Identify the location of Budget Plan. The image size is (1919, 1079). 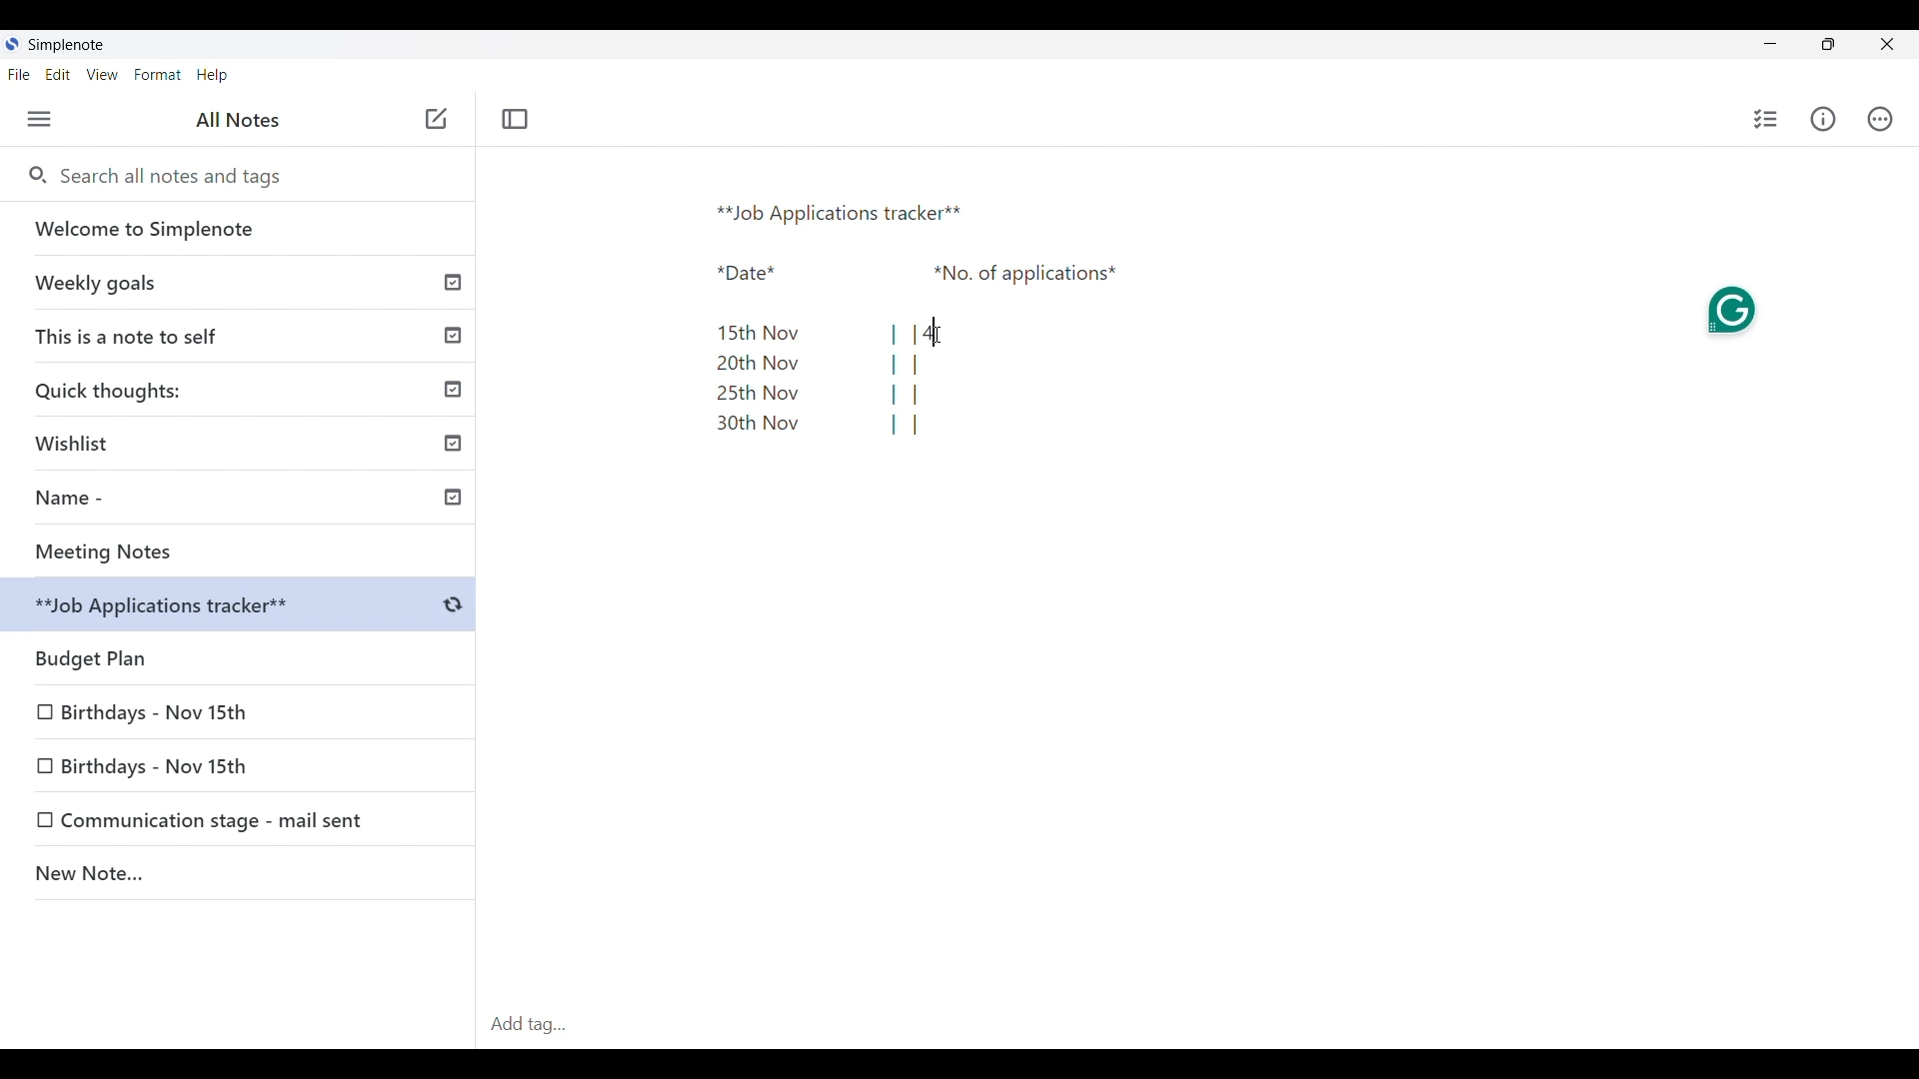
(242, 607).